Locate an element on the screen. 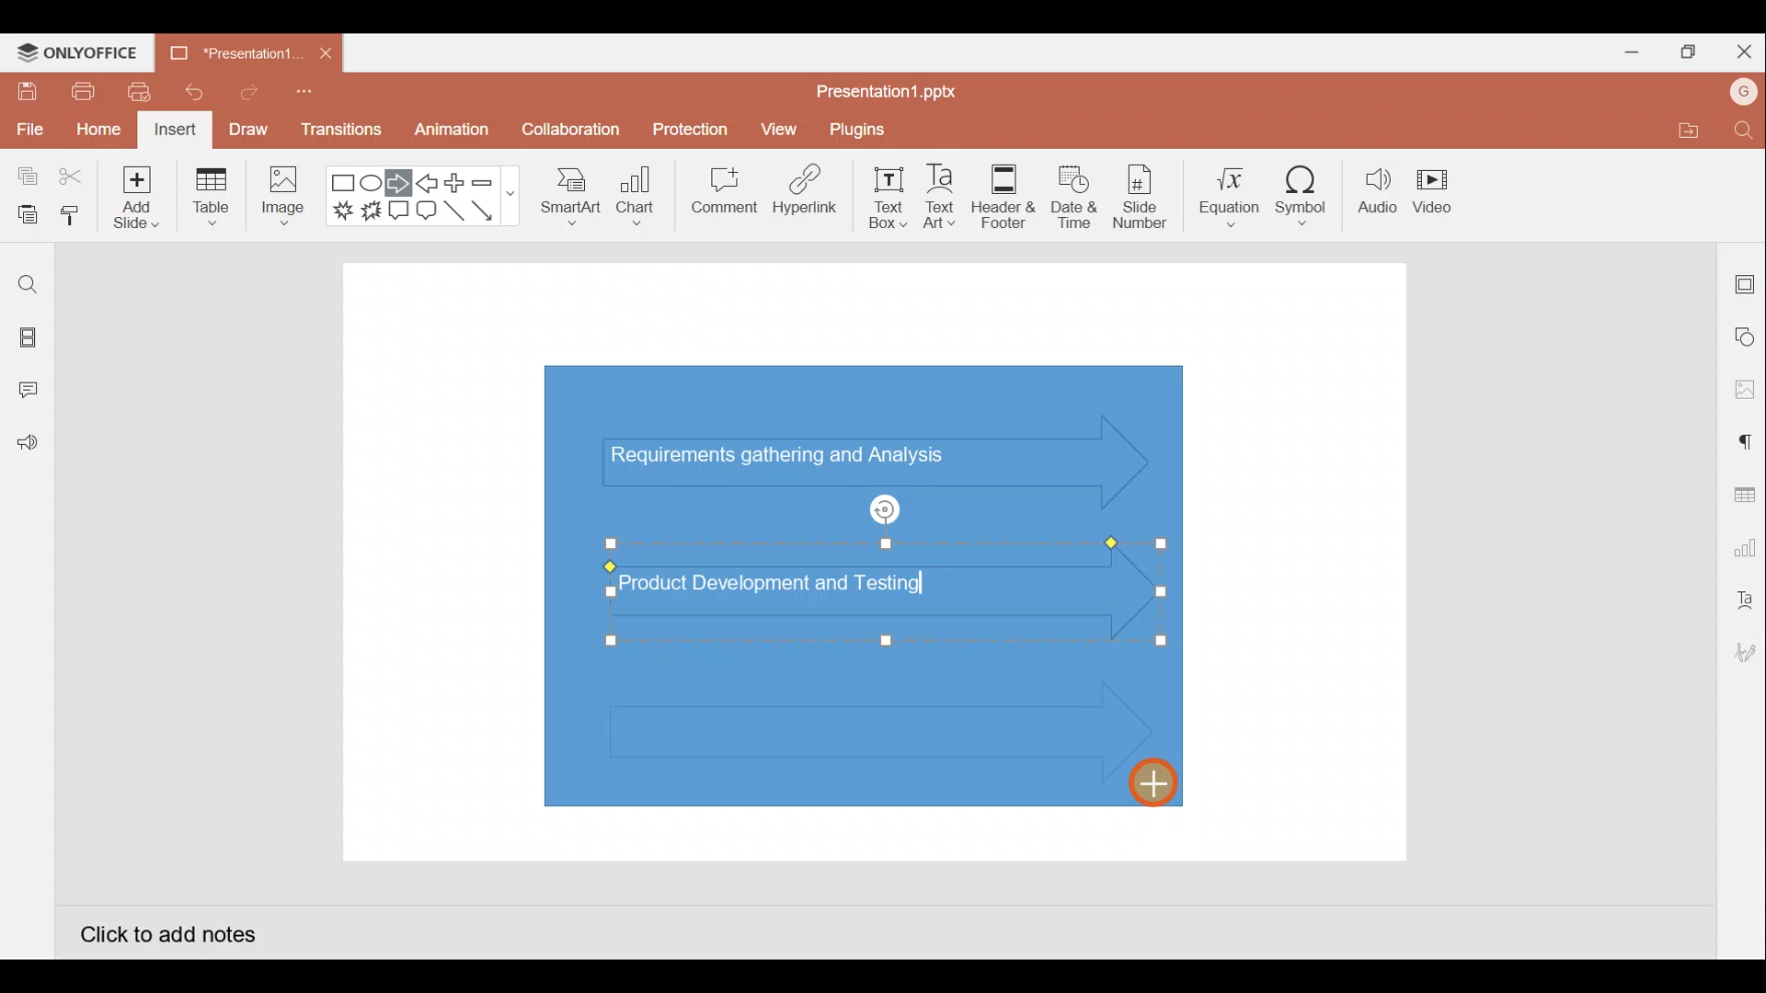 This screenshot has height=993, width=1766. Account name is located at coordinates (1744, 92).